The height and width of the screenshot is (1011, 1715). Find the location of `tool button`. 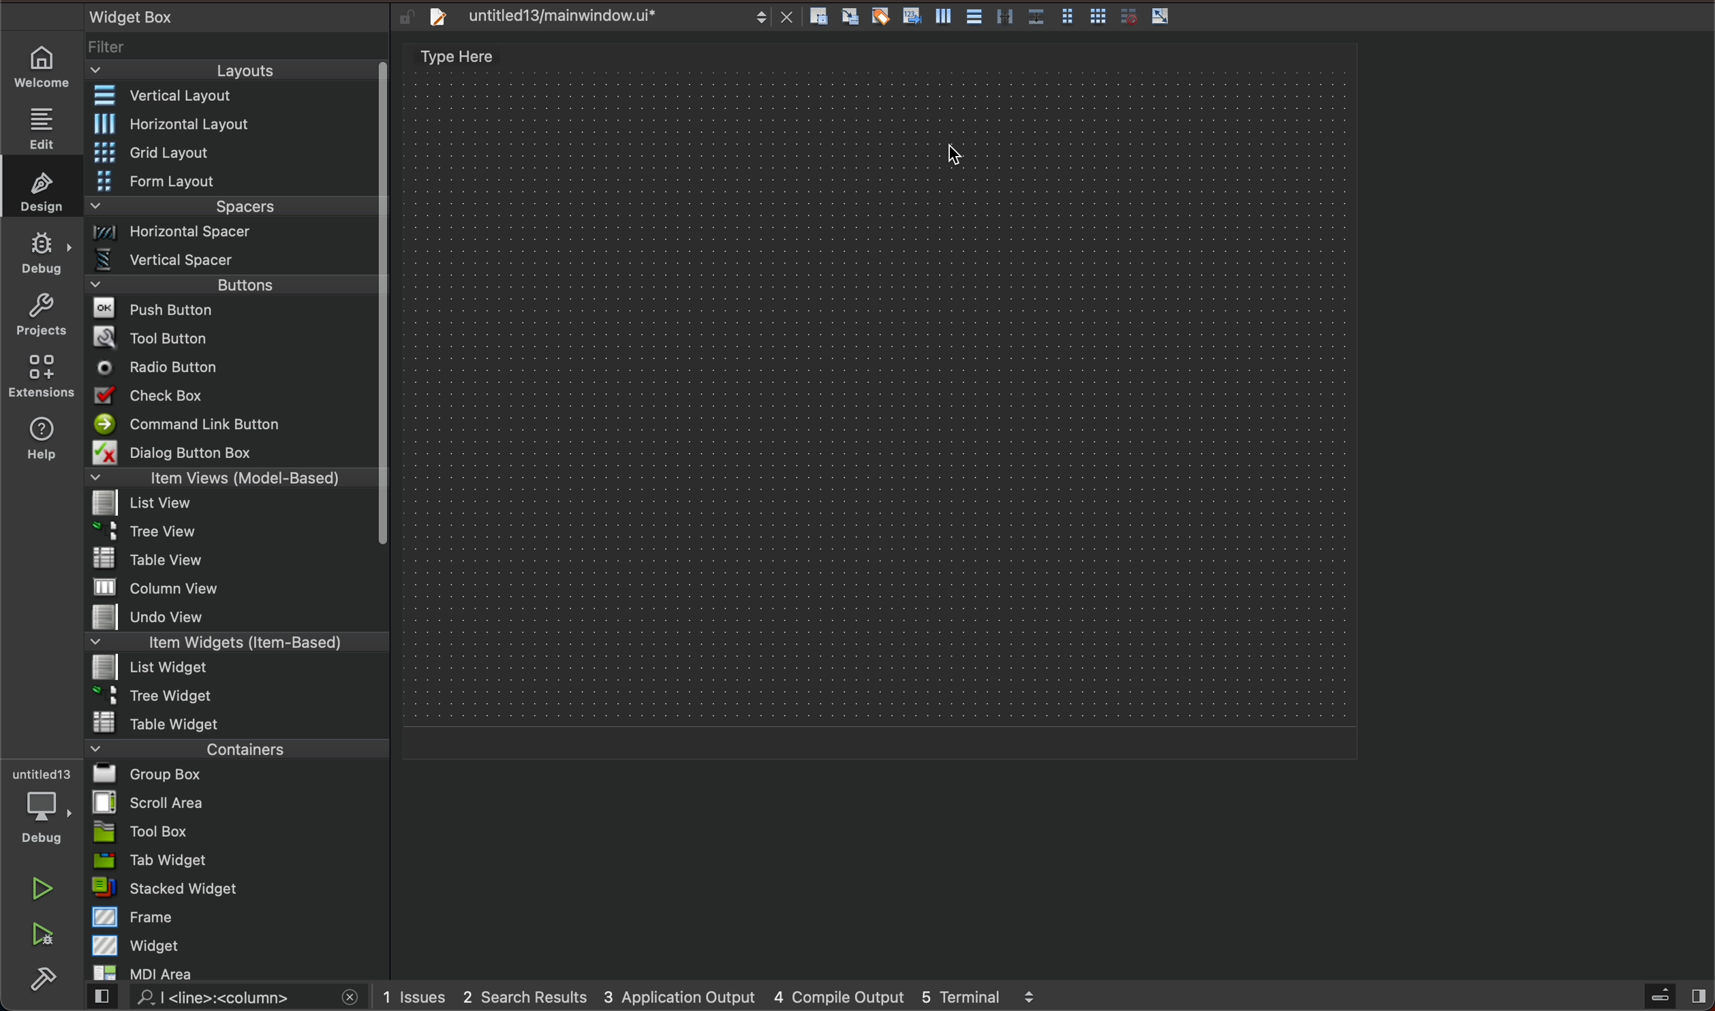

tool button is located at coordinates (232, 335).